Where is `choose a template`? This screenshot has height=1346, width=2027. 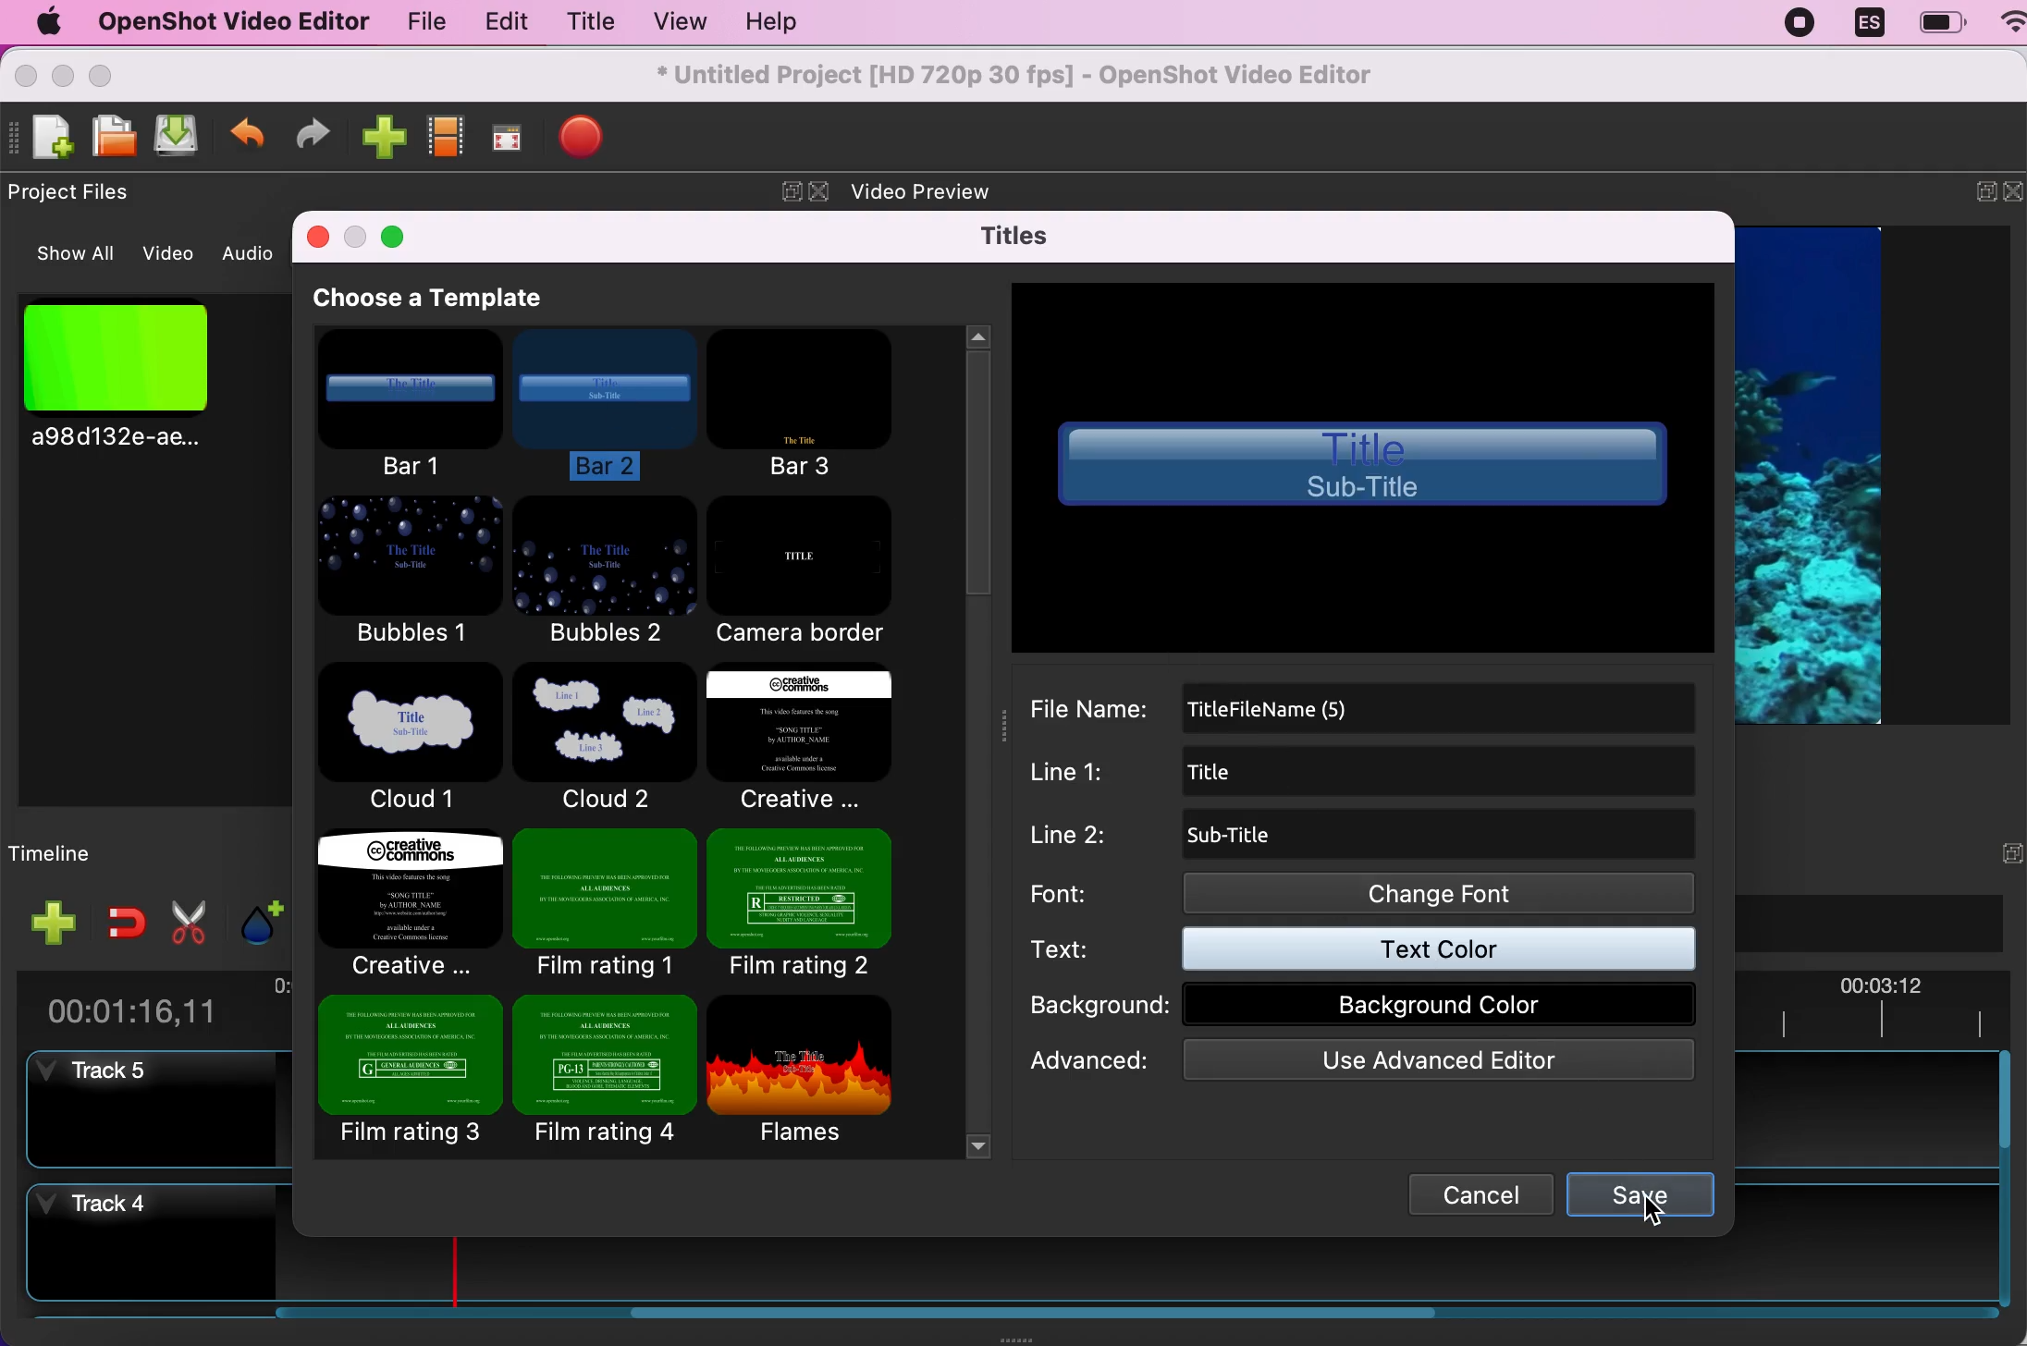 choose a template is located at coordinates (466, 299).